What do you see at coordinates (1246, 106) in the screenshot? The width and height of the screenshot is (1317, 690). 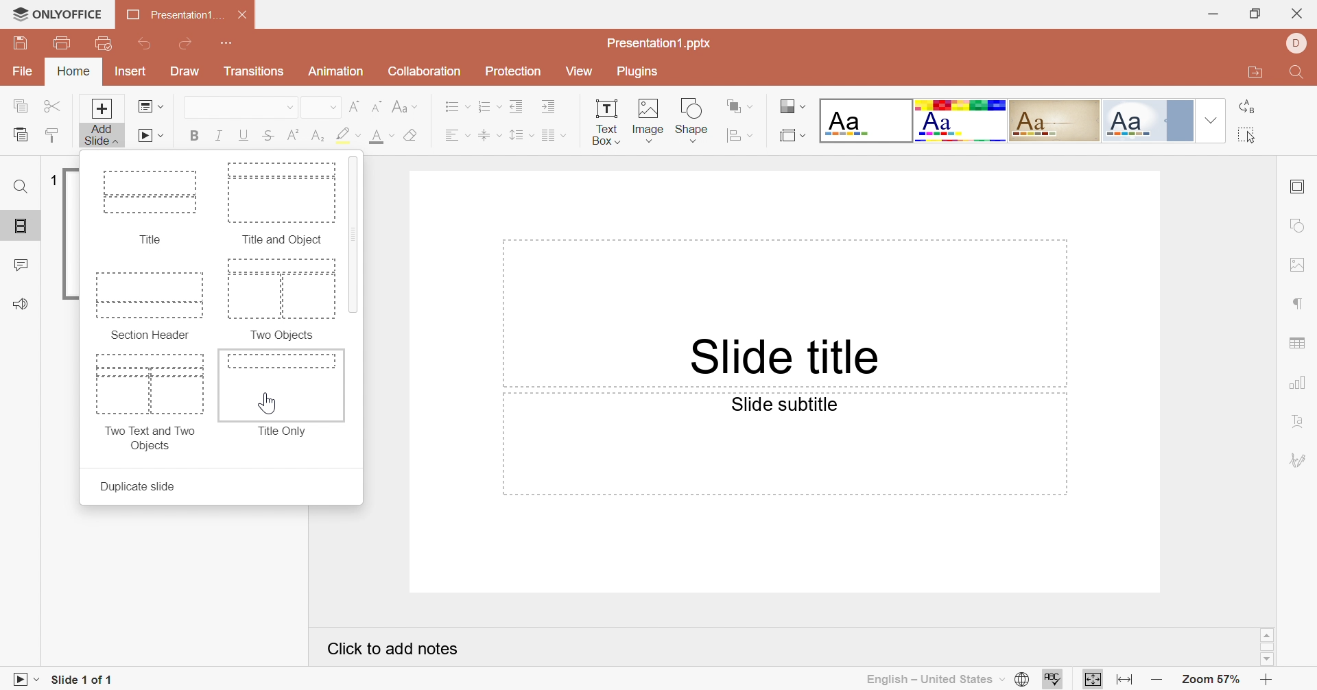 I see `Replace` at bounding box center [1246, 106].